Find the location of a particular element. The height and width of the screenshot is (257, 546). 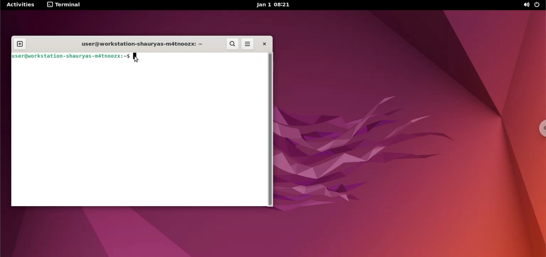

user@workstation-shauryas-matnoozx:~$ is located at coordinates (71, 56).